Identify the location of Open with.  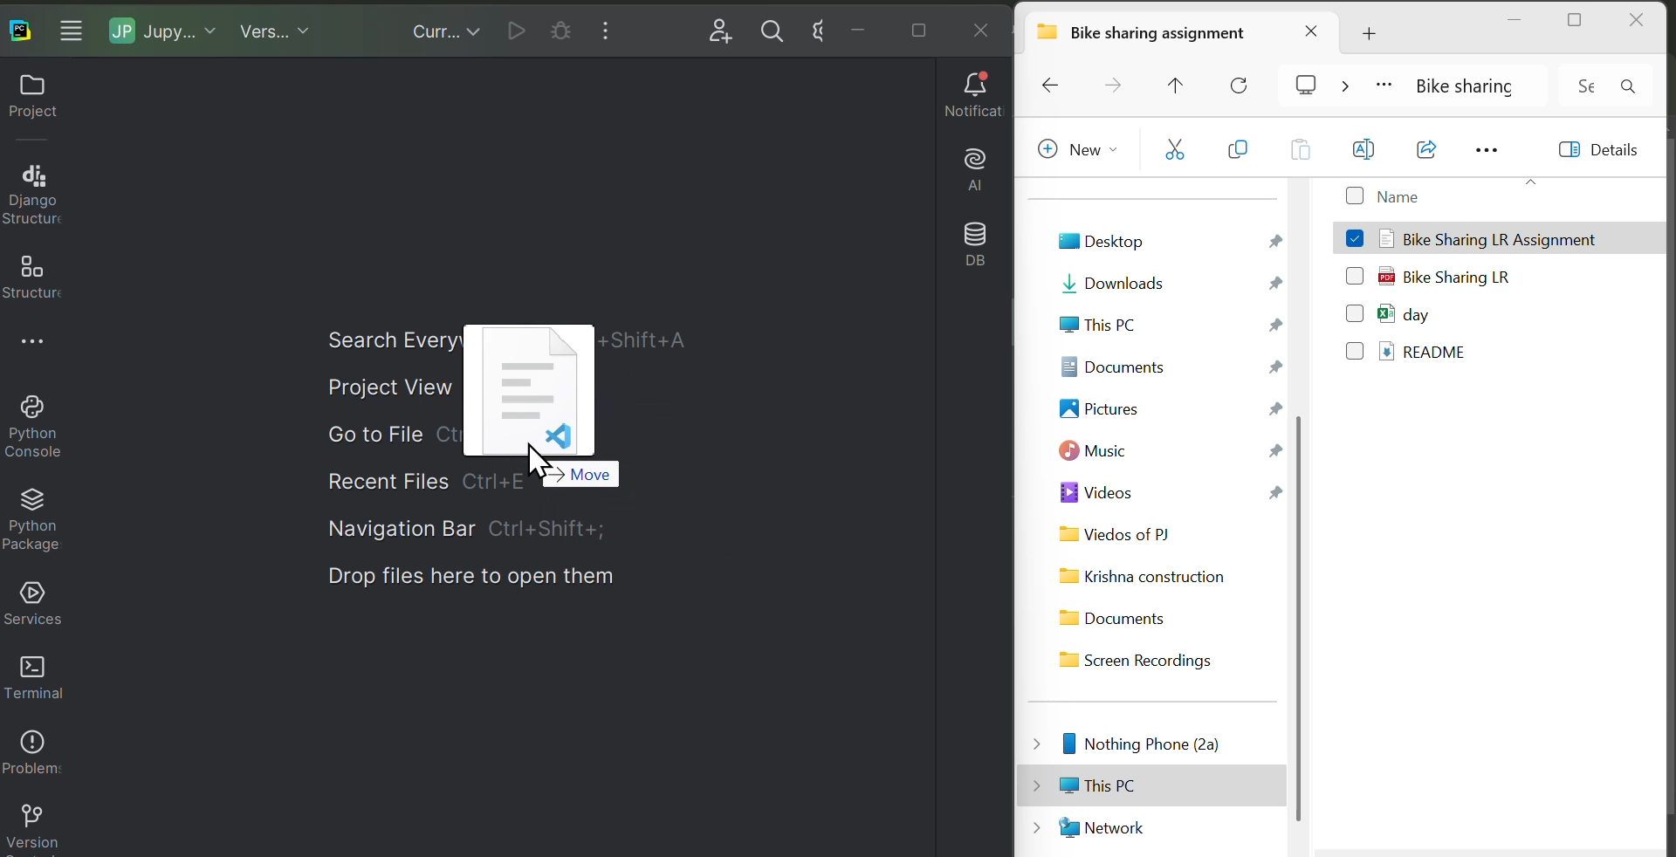
(1433, 150).